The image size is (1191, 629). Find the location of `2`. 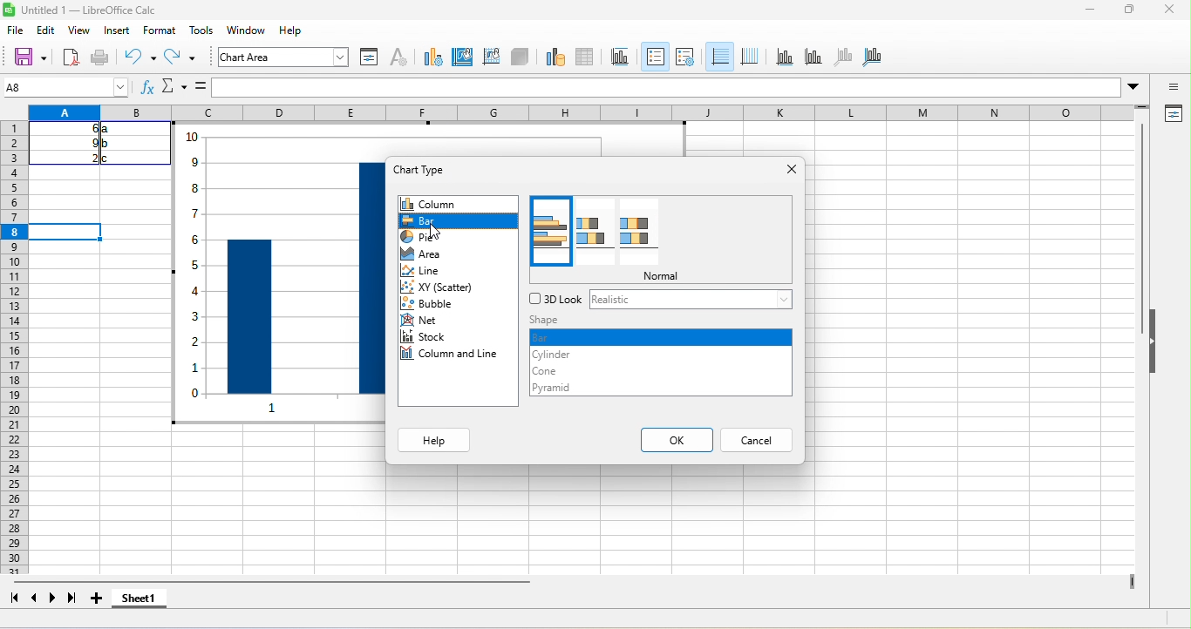

2 is located at coordinates (85, 158).